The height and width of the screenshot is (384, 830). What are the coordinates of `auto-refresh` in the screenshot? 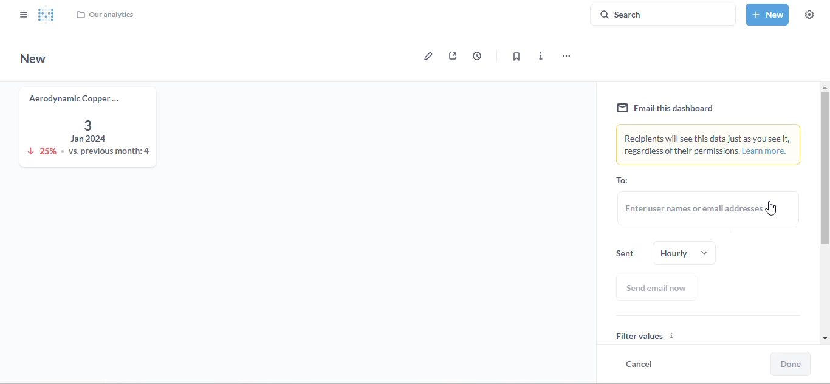 It's located at (477, 55).